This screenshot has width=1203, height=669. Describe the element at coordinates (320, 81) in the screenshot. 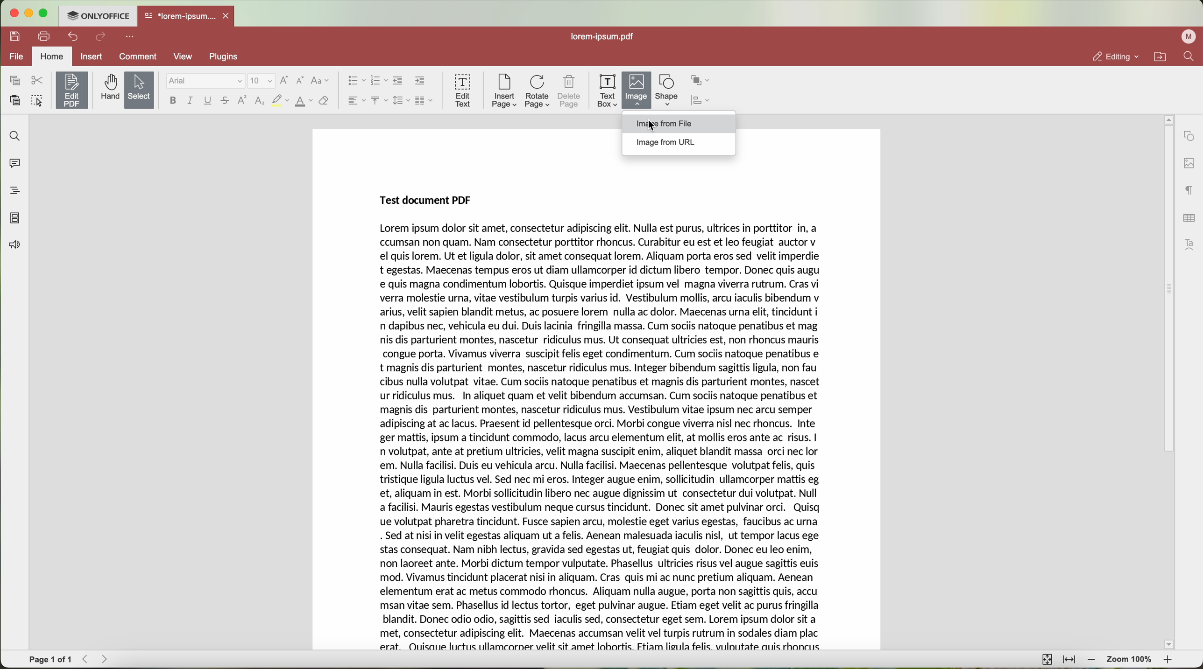

I see `change case` at that location.